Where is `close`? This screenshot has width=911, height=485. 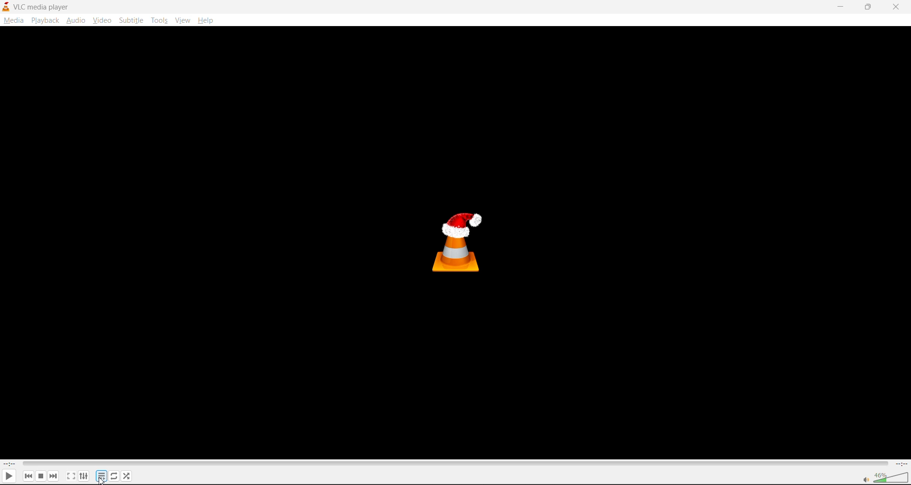 close is located at coordinates (898, 7).